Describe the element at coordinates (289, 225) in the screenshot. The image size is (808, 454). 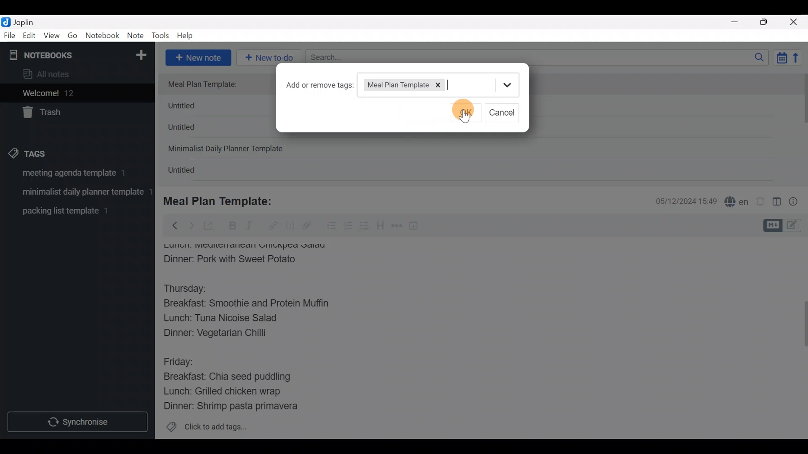
I see `Code` at that location.